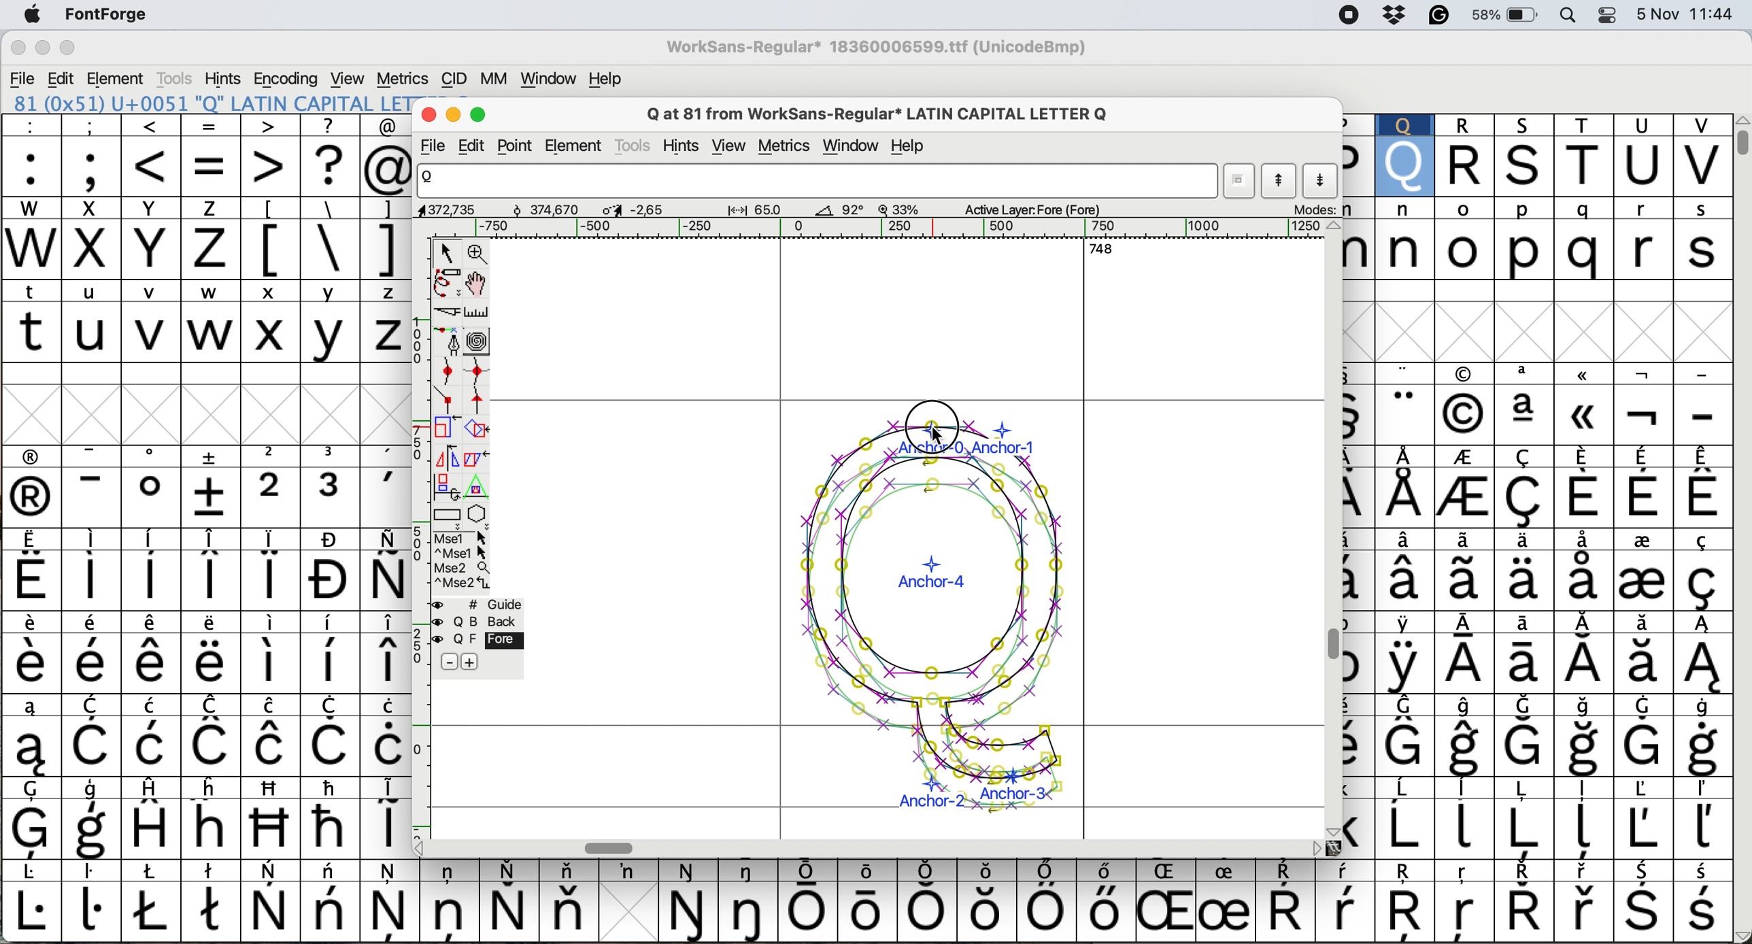  What do you see at coordinates (788, 148) in the screenshot?
I see `metrics` at bounding box center [788, 148].